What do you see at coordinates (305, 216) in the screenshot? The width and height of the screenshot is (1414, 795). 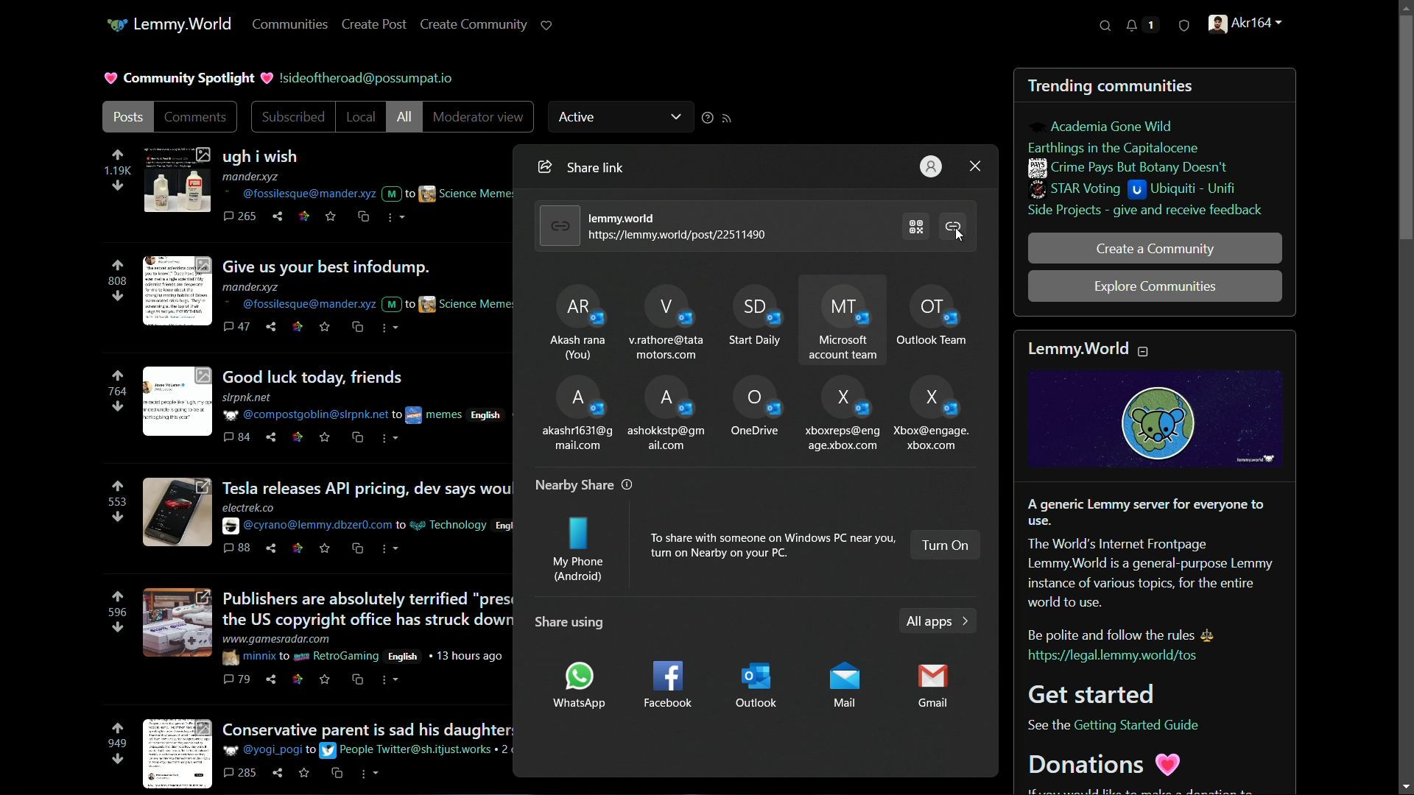 I see `link` at bounding box center [305, 216].